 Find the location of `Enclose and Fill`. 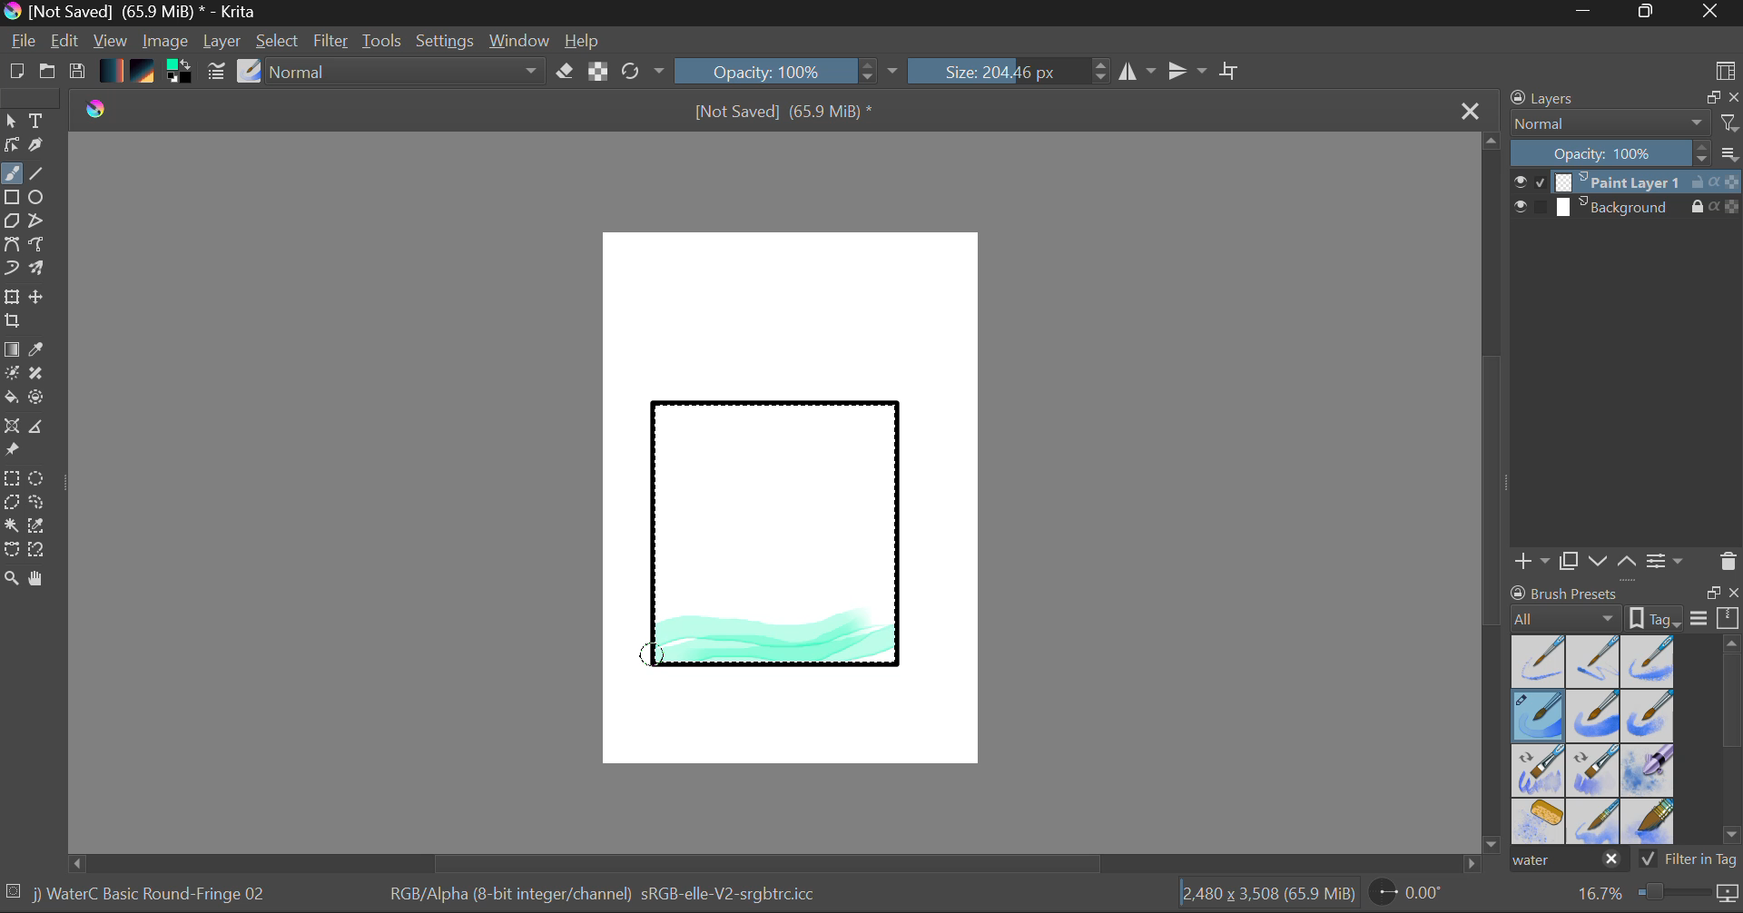

Enclose and Fill is located at coordinates (40, 399).